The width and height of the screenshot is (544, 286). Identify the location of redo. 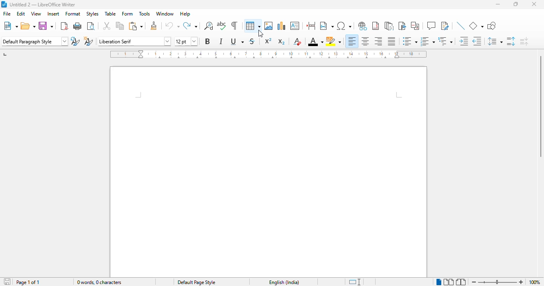
(190, 25).